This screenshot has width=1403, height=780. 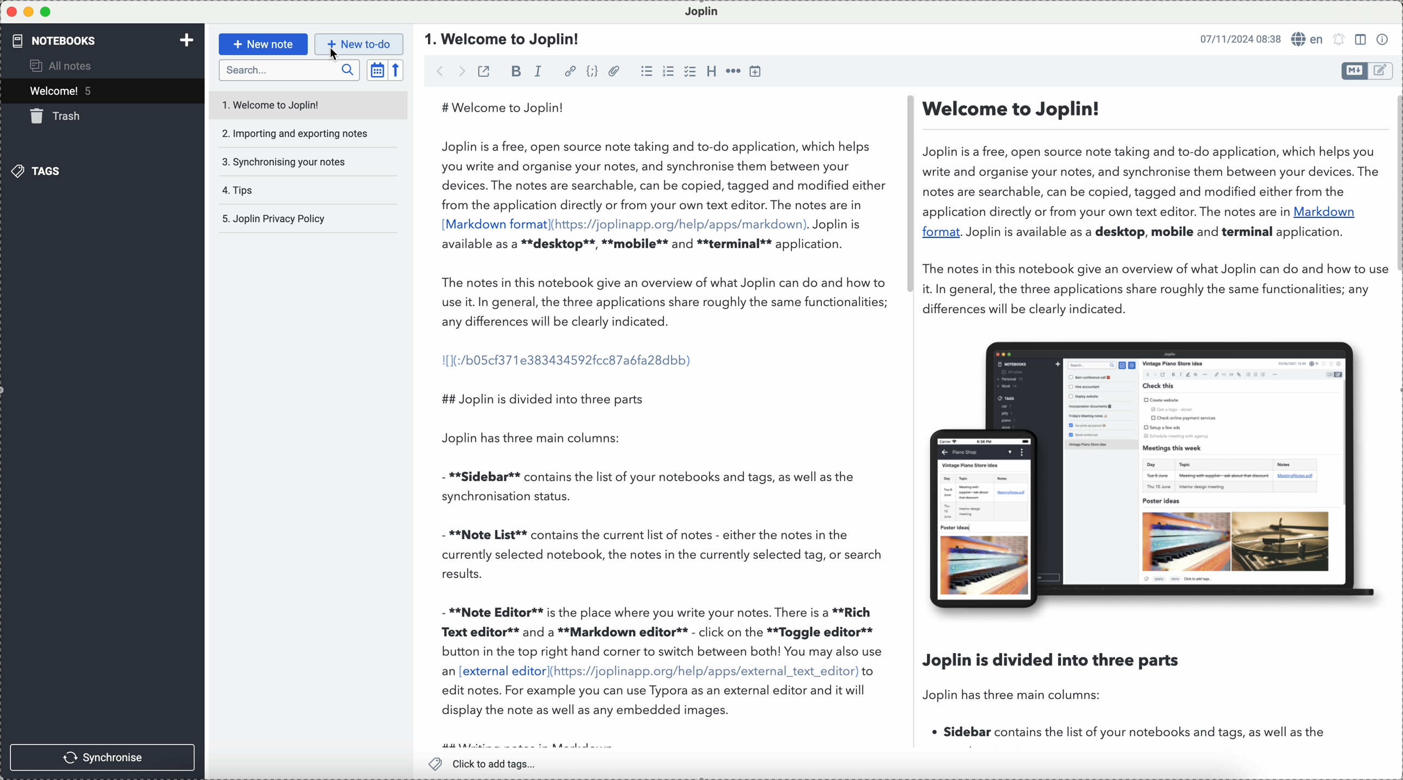 What do you see at coordinates (58, 116) in the screenshot?
I see `trash` at bounding box center [58, 116].